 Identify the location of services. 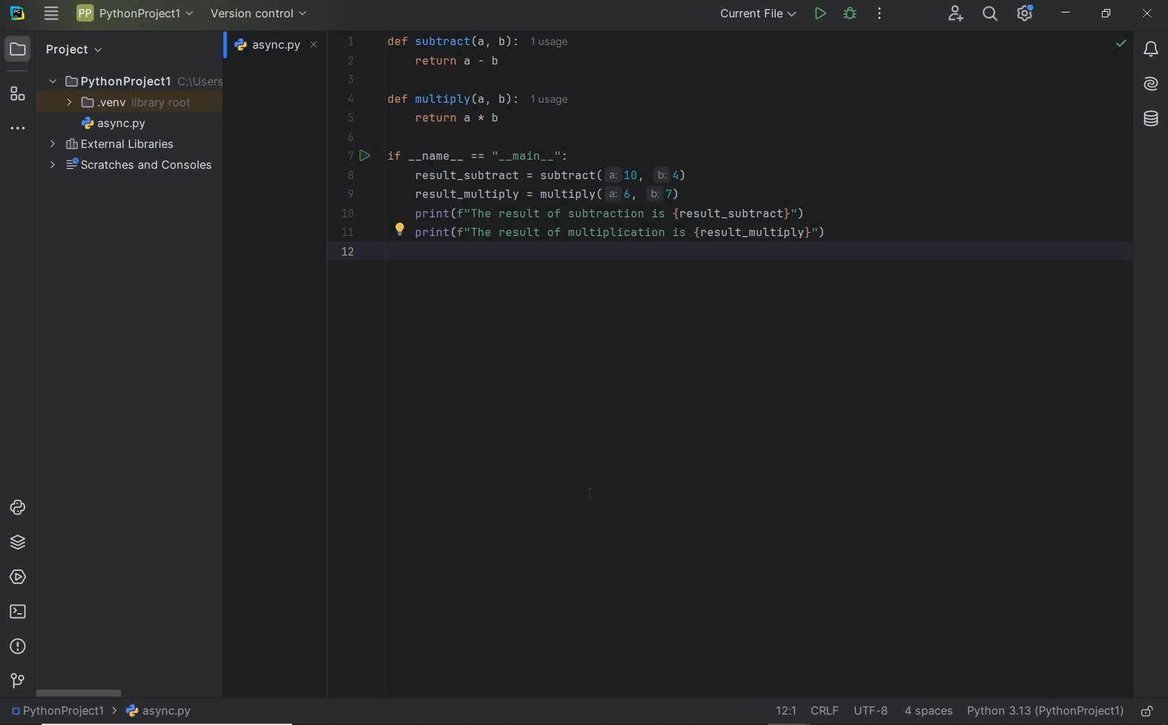
(15, 578).